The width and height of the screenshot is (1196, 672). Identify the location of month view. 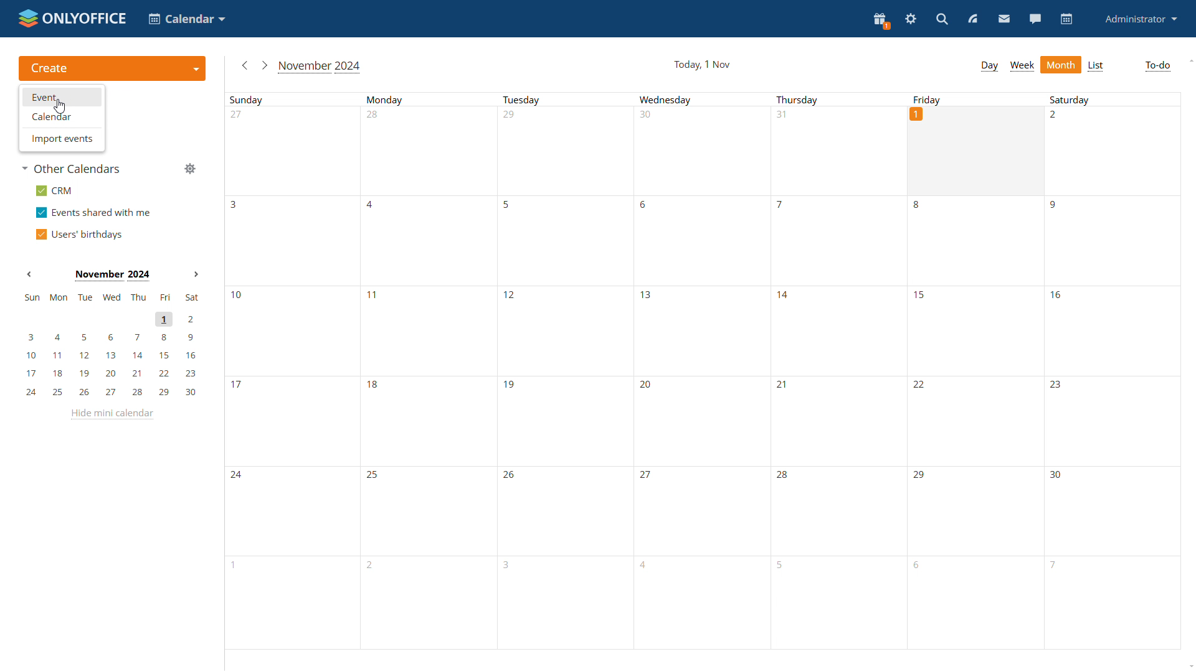
(1061, 63).